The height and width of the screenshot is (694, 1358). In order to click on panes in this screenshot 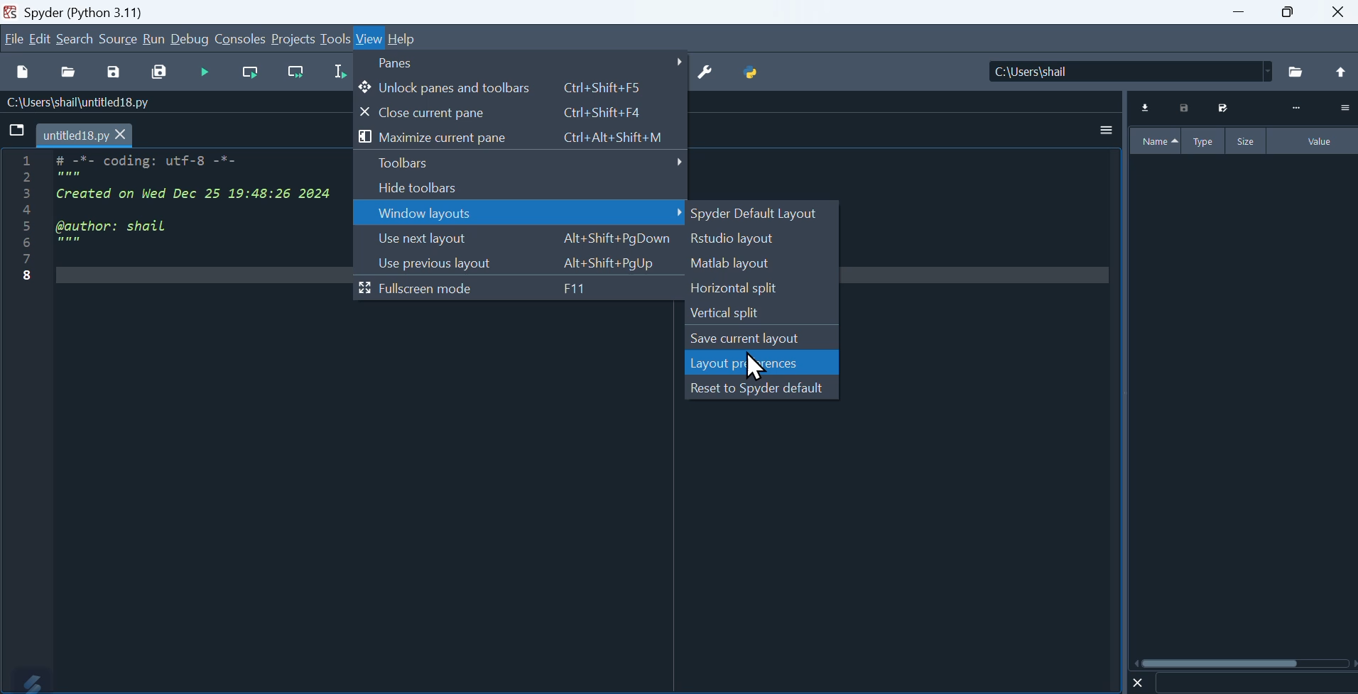, I will do `click(523, 63)`.